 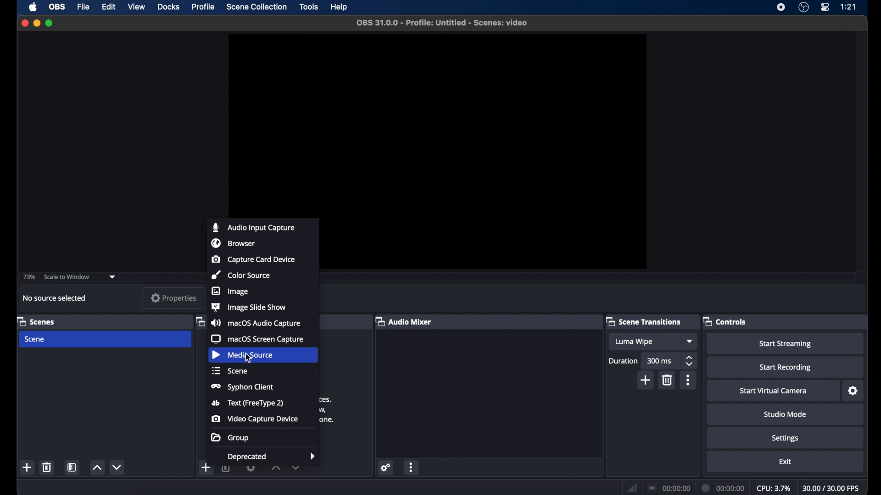 What do you see at coordinates (226, 469) in the screenshot?
I see `delete` at bounding box center [226, 469].